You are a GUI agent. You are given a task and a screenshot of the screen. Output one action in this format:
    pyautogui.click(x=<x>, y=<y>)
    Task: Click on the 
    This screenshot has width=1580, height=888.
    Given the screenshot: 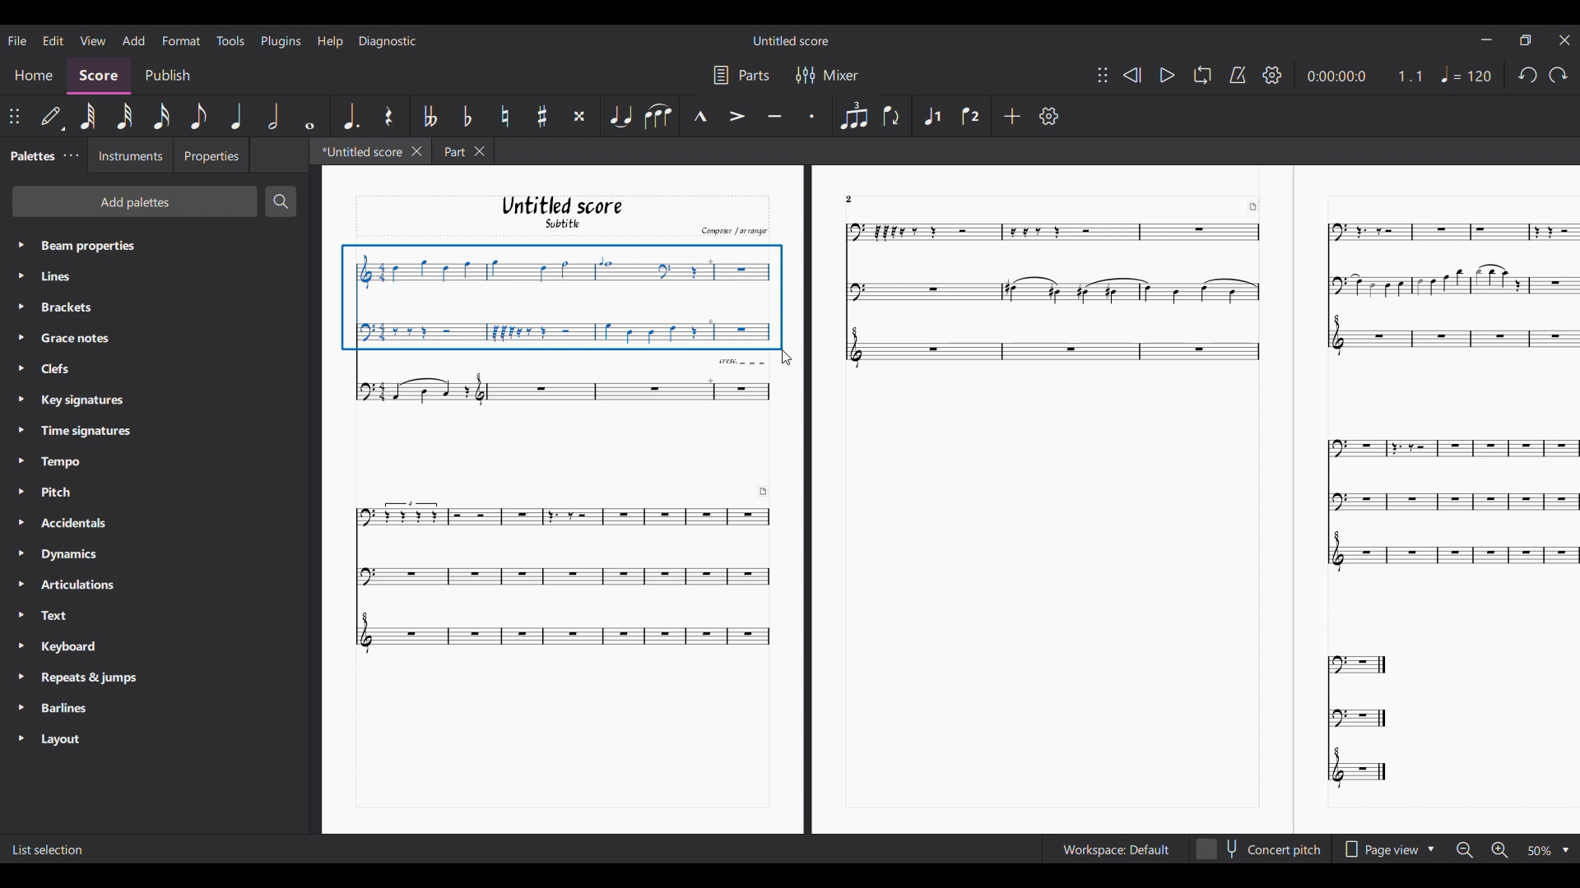 What is the action you would take?
    pyautogui.click(x=1455, y=282)
    